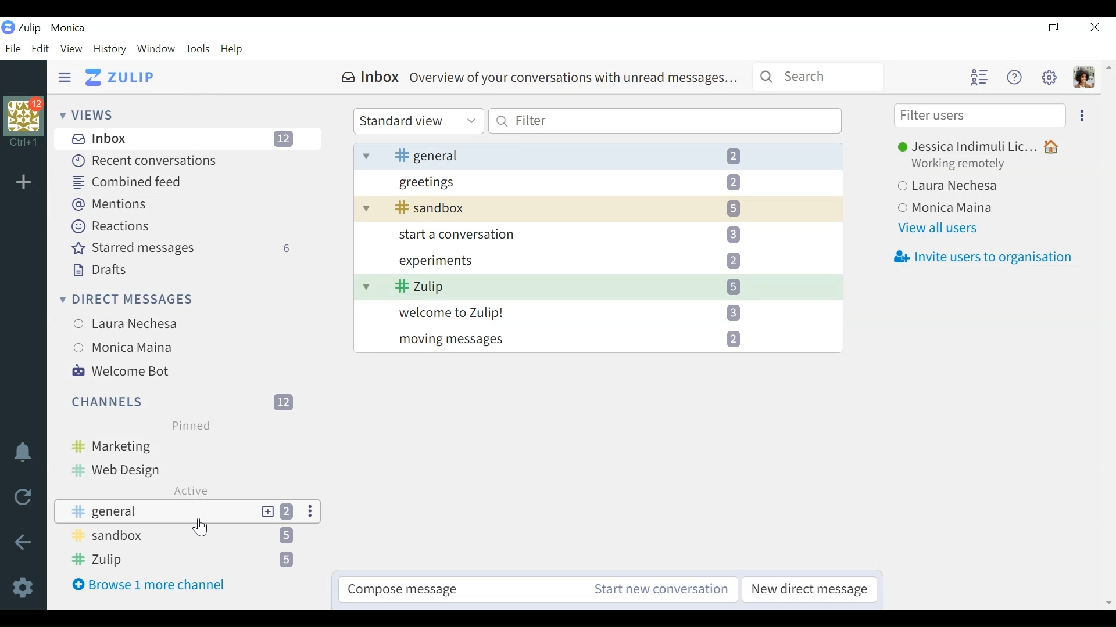  Describe the element at coordinates (233, 50) in the screenshot. I see `Help` at that location.